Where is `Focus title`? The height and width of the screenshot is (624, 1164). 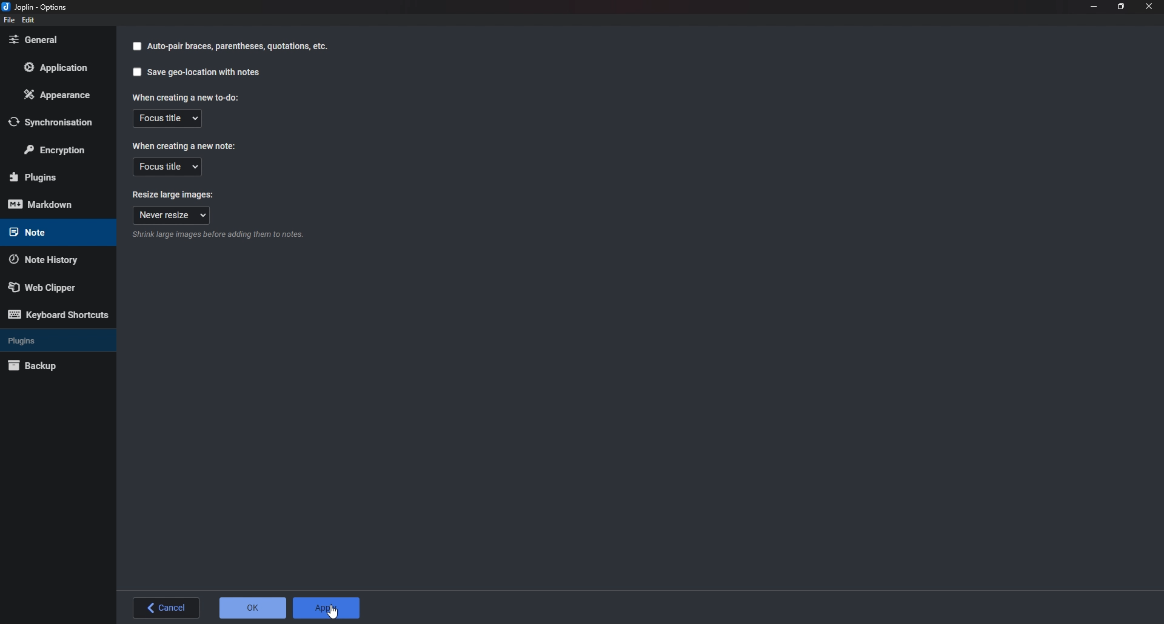 Focus title is located at coordinates (166, 168).